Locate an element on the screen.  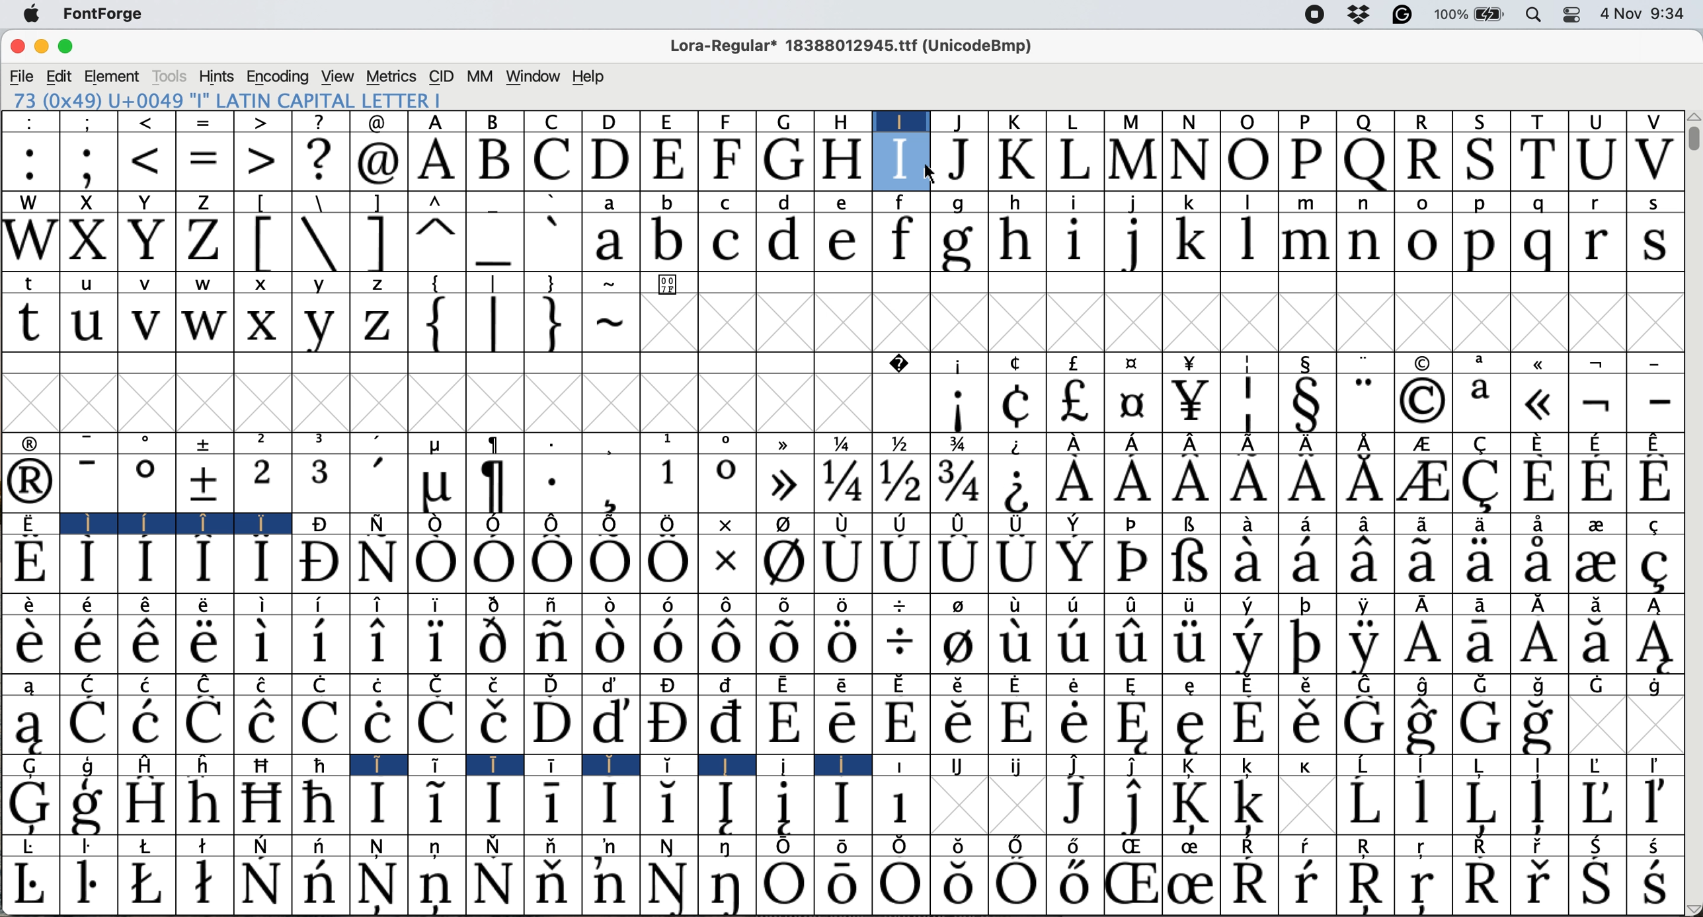
^ is located at coordinates (437, 203).